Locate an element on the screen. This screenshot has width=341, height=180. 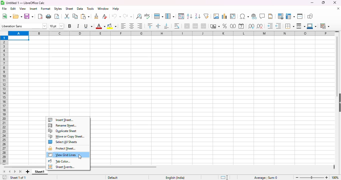
bold is located at coordinates (70, 26).